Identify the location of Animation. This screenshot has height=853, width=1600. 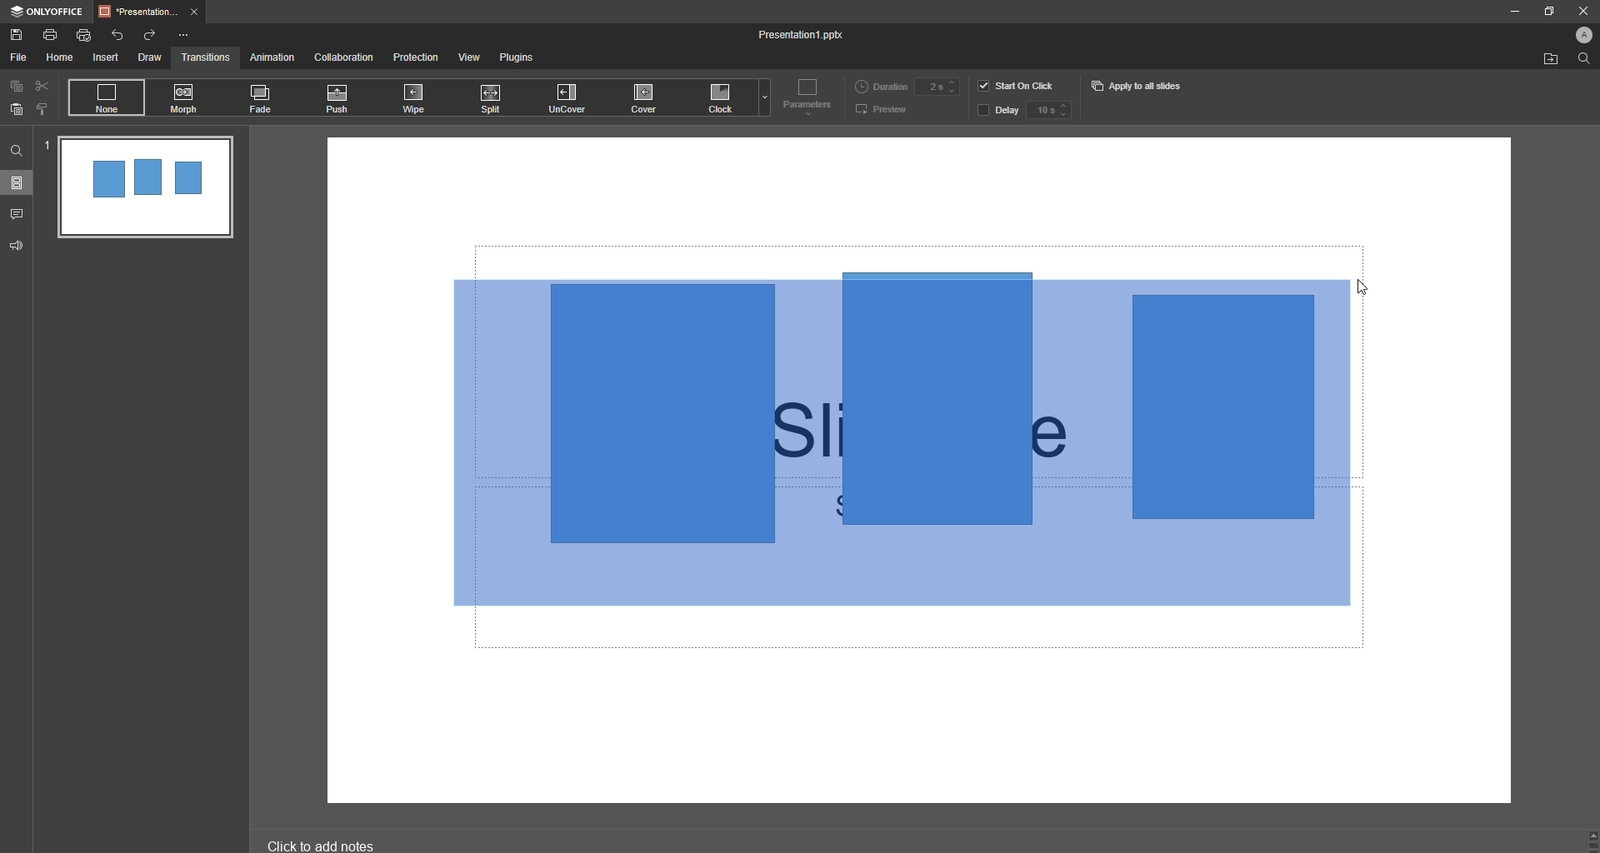
(271, 57).